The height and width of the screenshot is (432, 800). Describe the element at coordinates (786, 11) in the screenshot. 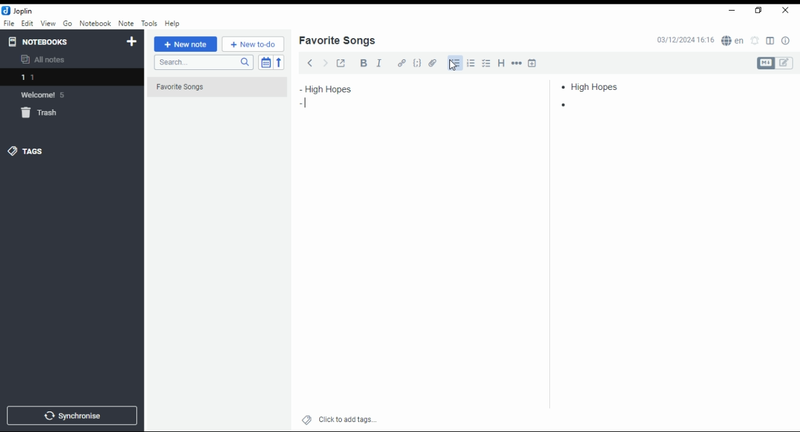

I see `close window` at that location.